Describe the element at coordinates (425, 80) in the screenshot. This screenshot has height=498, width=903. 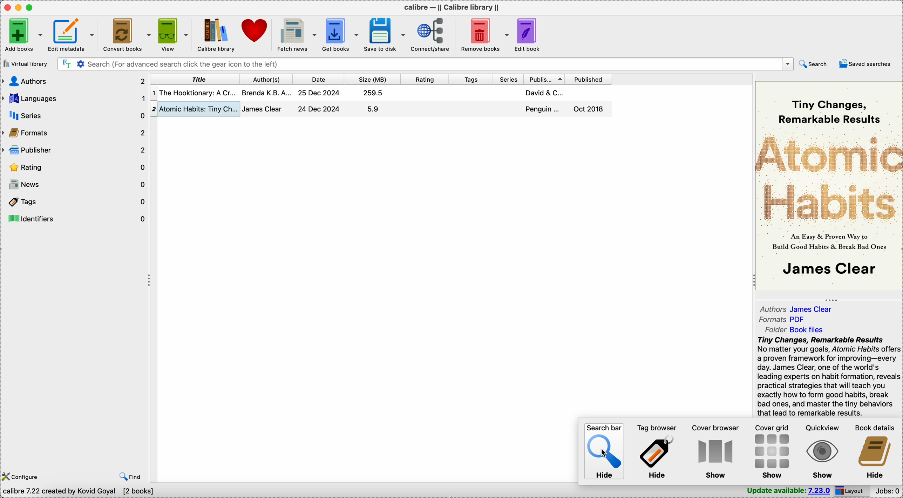
I see `rating` at that location.